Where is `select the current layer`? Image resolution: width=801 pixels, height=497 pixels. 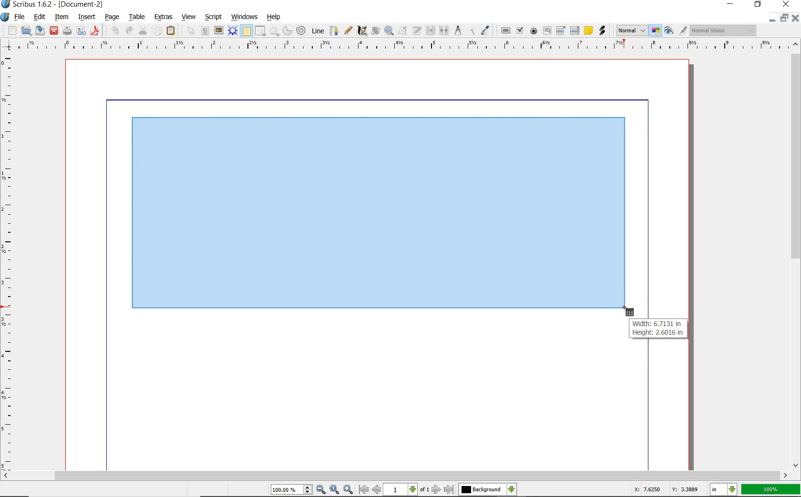
select the current layer is located at coordinates (487, 490).